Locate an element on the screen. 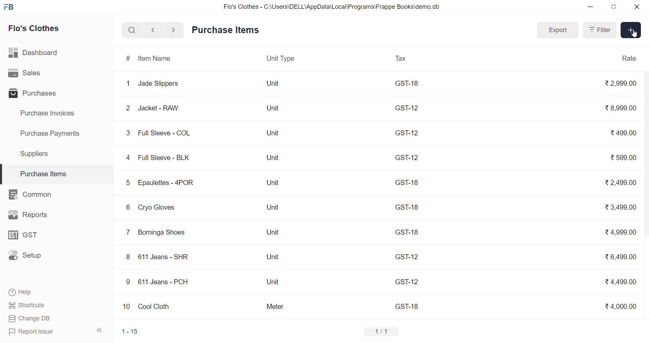  ₹499.00 is located at coordinates (623, 133).